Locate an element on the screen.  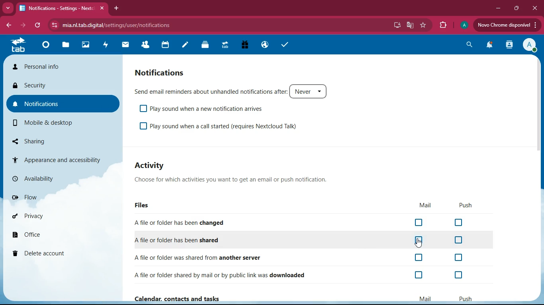
desktop is located at coordinates (395, 26).